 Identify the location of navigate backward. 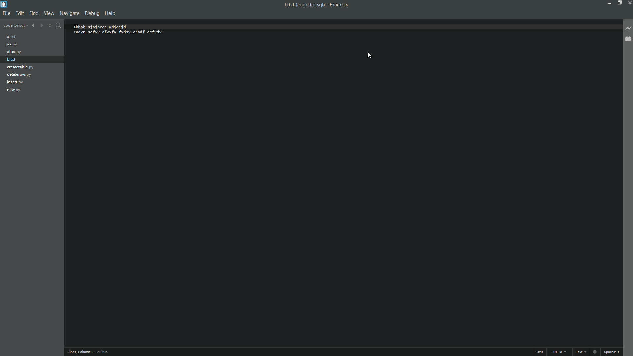
(33, 25).